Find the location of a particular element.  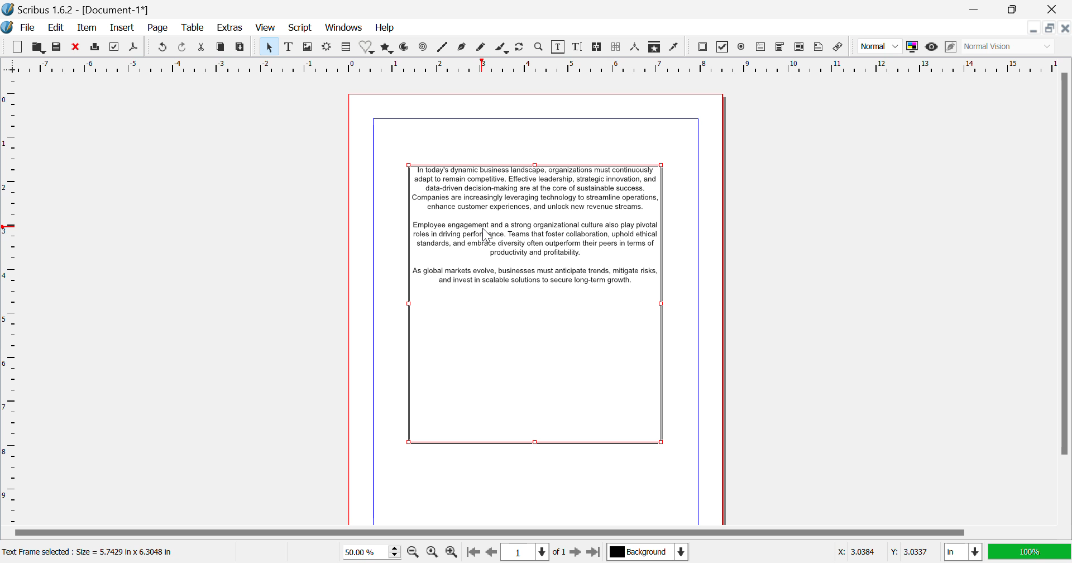

Pdf Combo box is located at coordinates (781, 45).